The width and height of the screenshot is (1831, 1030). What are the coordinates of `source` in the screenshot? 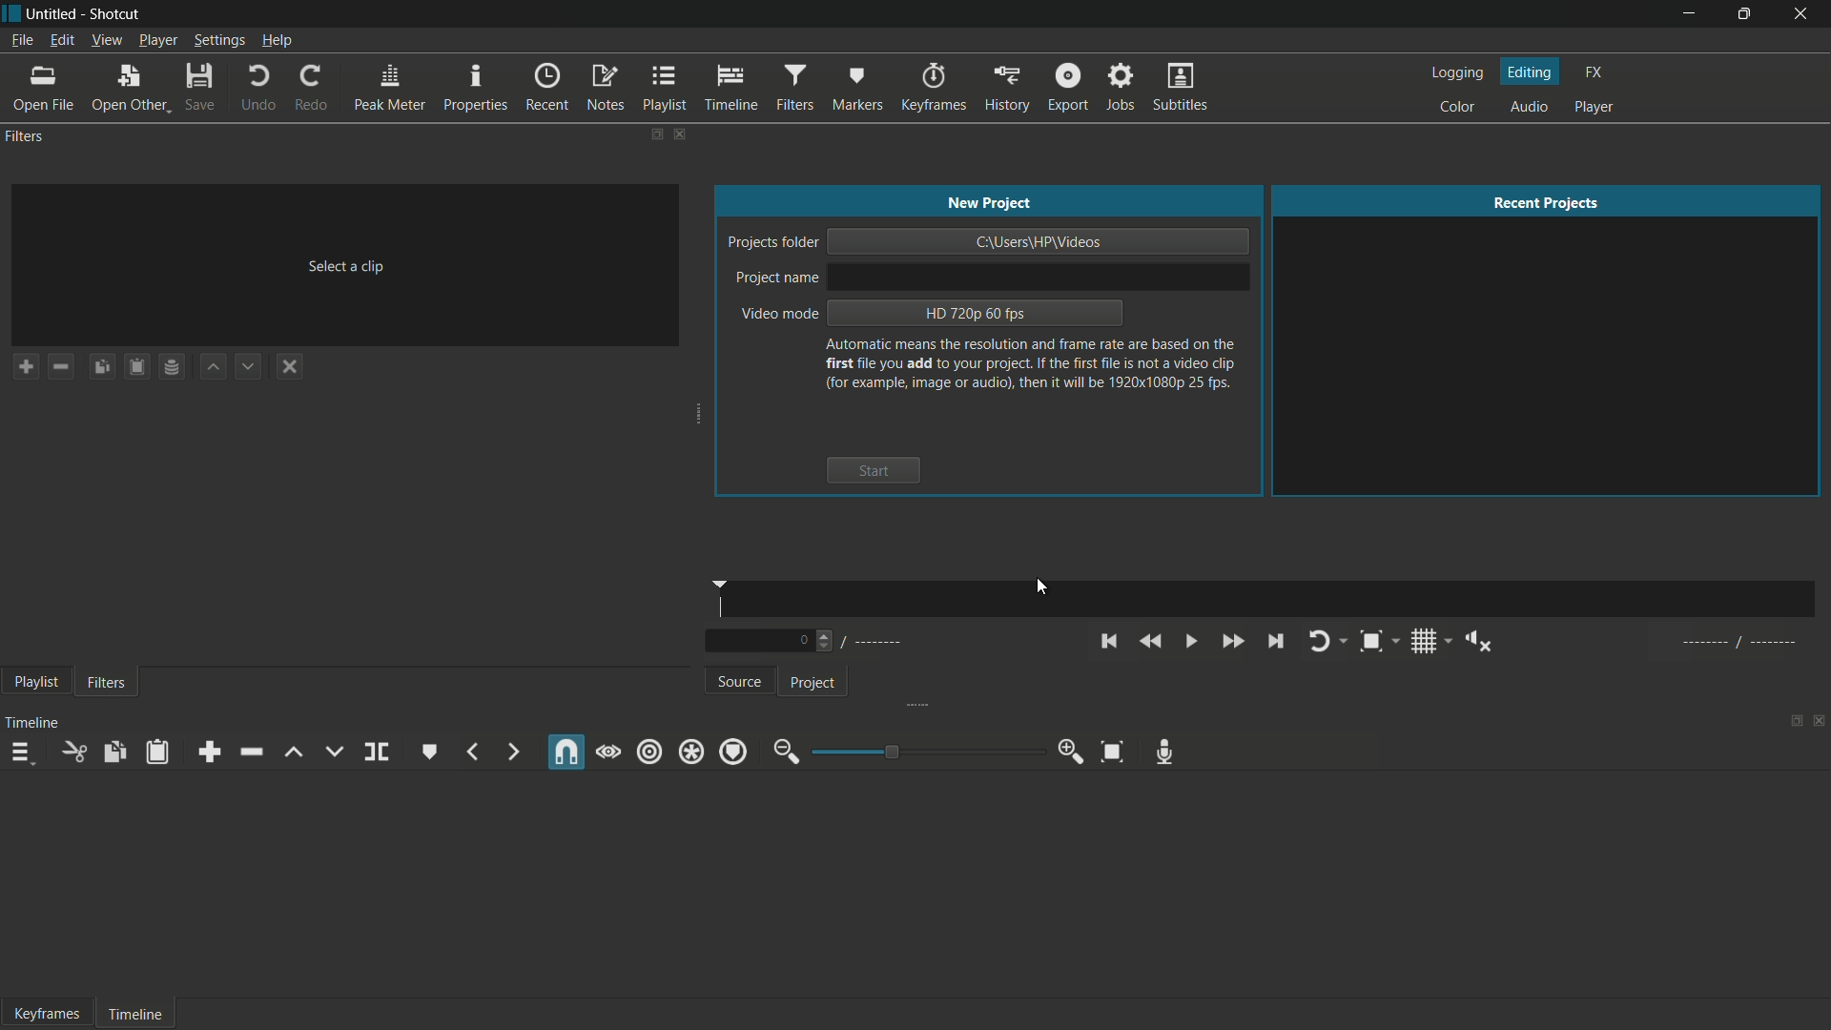 It's located at (743, 683).